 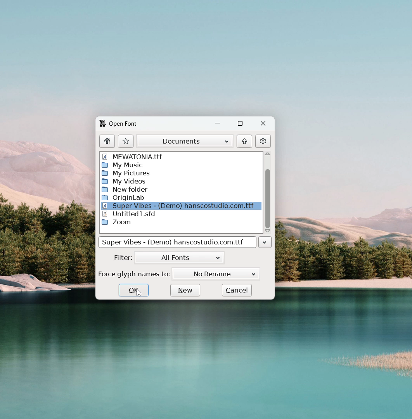 What do you see at coordinates (268, 231) in the screenshot?
I see `scroll down` at bounding box center [268, 231].